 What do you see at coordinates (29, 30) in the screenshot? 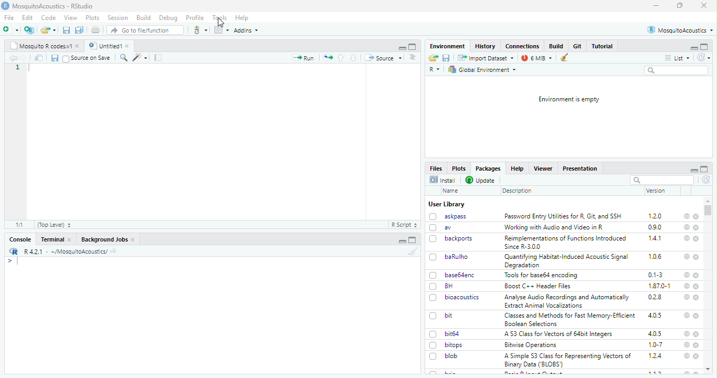
I see `add file` at bounding box center [29, 30].